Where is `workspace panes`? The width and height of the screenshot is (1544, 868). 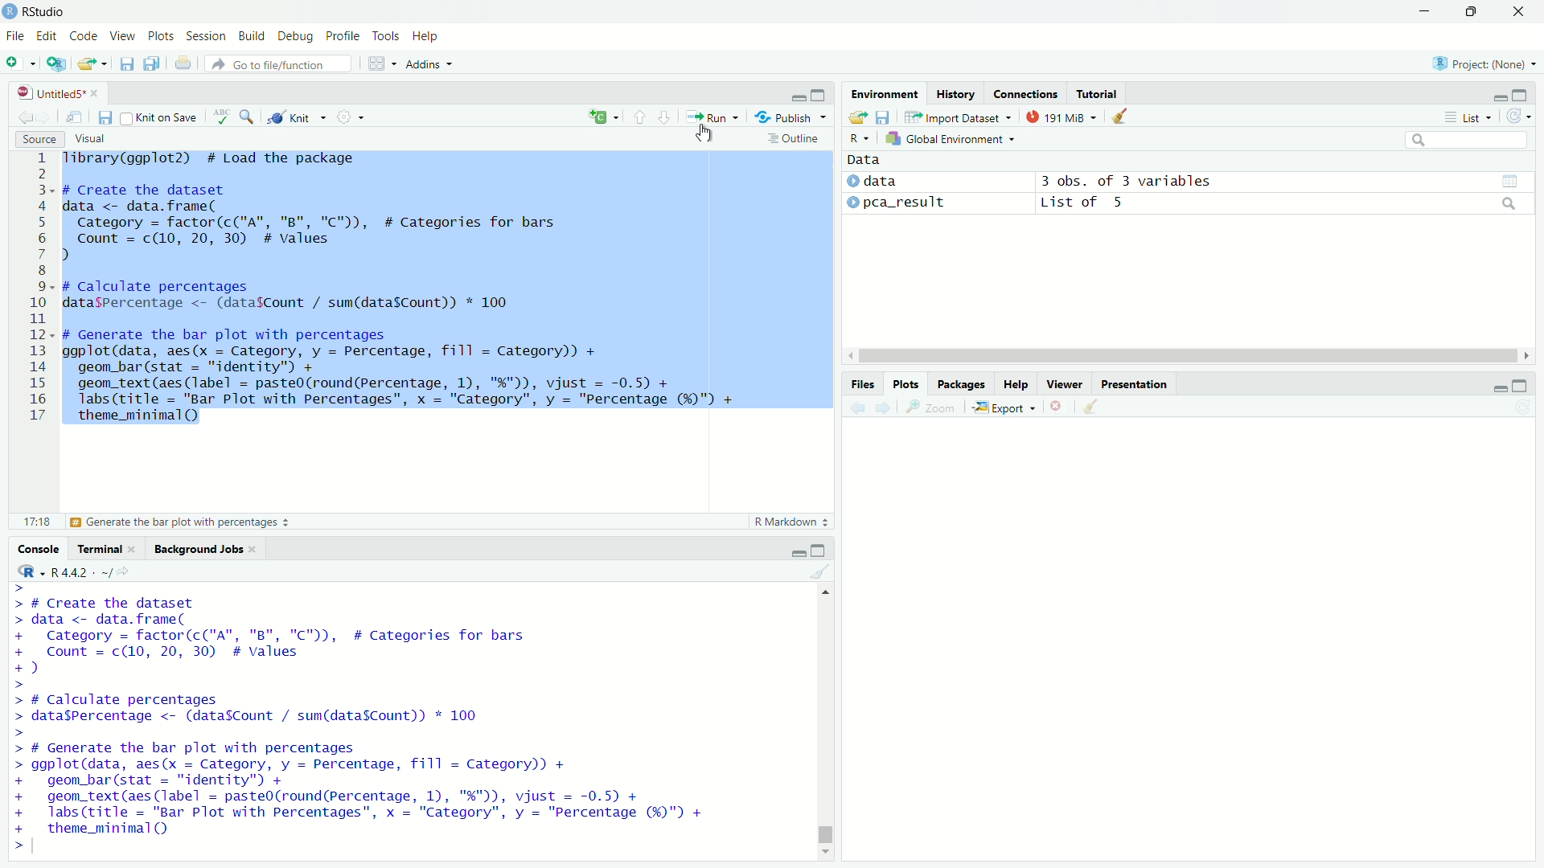 workspace panes is located at coordinates (379, 63).